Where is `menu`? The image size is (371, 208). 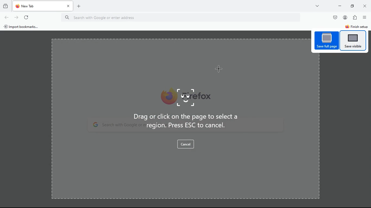 menu is located at coordinates (364, 17).